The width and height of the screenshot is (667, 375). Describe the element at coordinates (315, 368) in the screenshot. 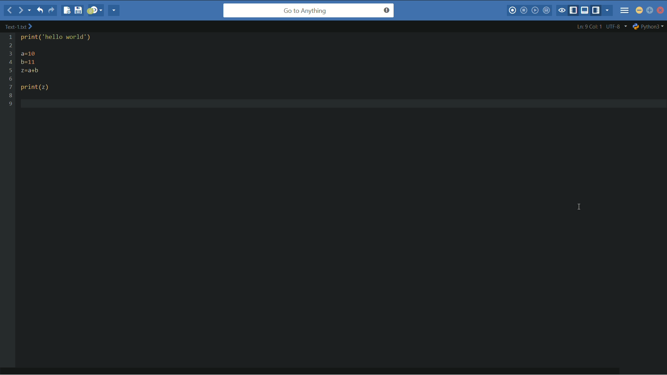

I see `horizontal scroll bar` at that location.